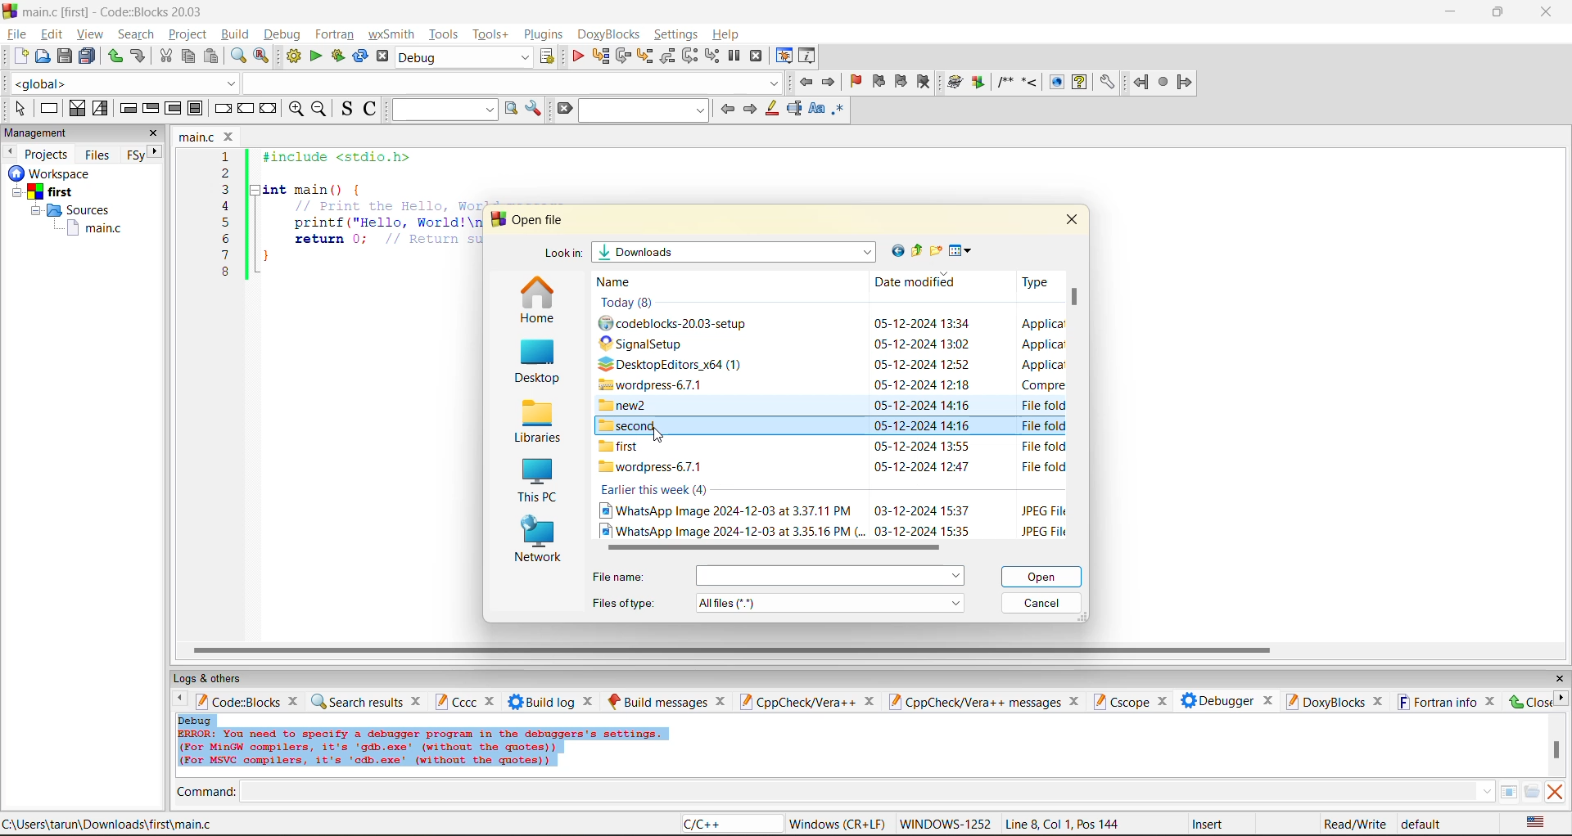 Image resolution: width=1572 pixels, height=836 pixels. What do you see at coordinates (727, 109) in the screenshot?
I see `previous` at bounding box center [727, 109].